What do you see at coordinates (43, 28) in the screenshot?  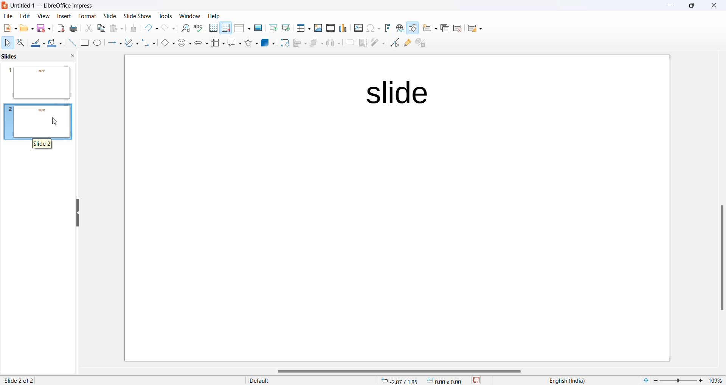 I see `Save option` at bounding box center [43, 28].